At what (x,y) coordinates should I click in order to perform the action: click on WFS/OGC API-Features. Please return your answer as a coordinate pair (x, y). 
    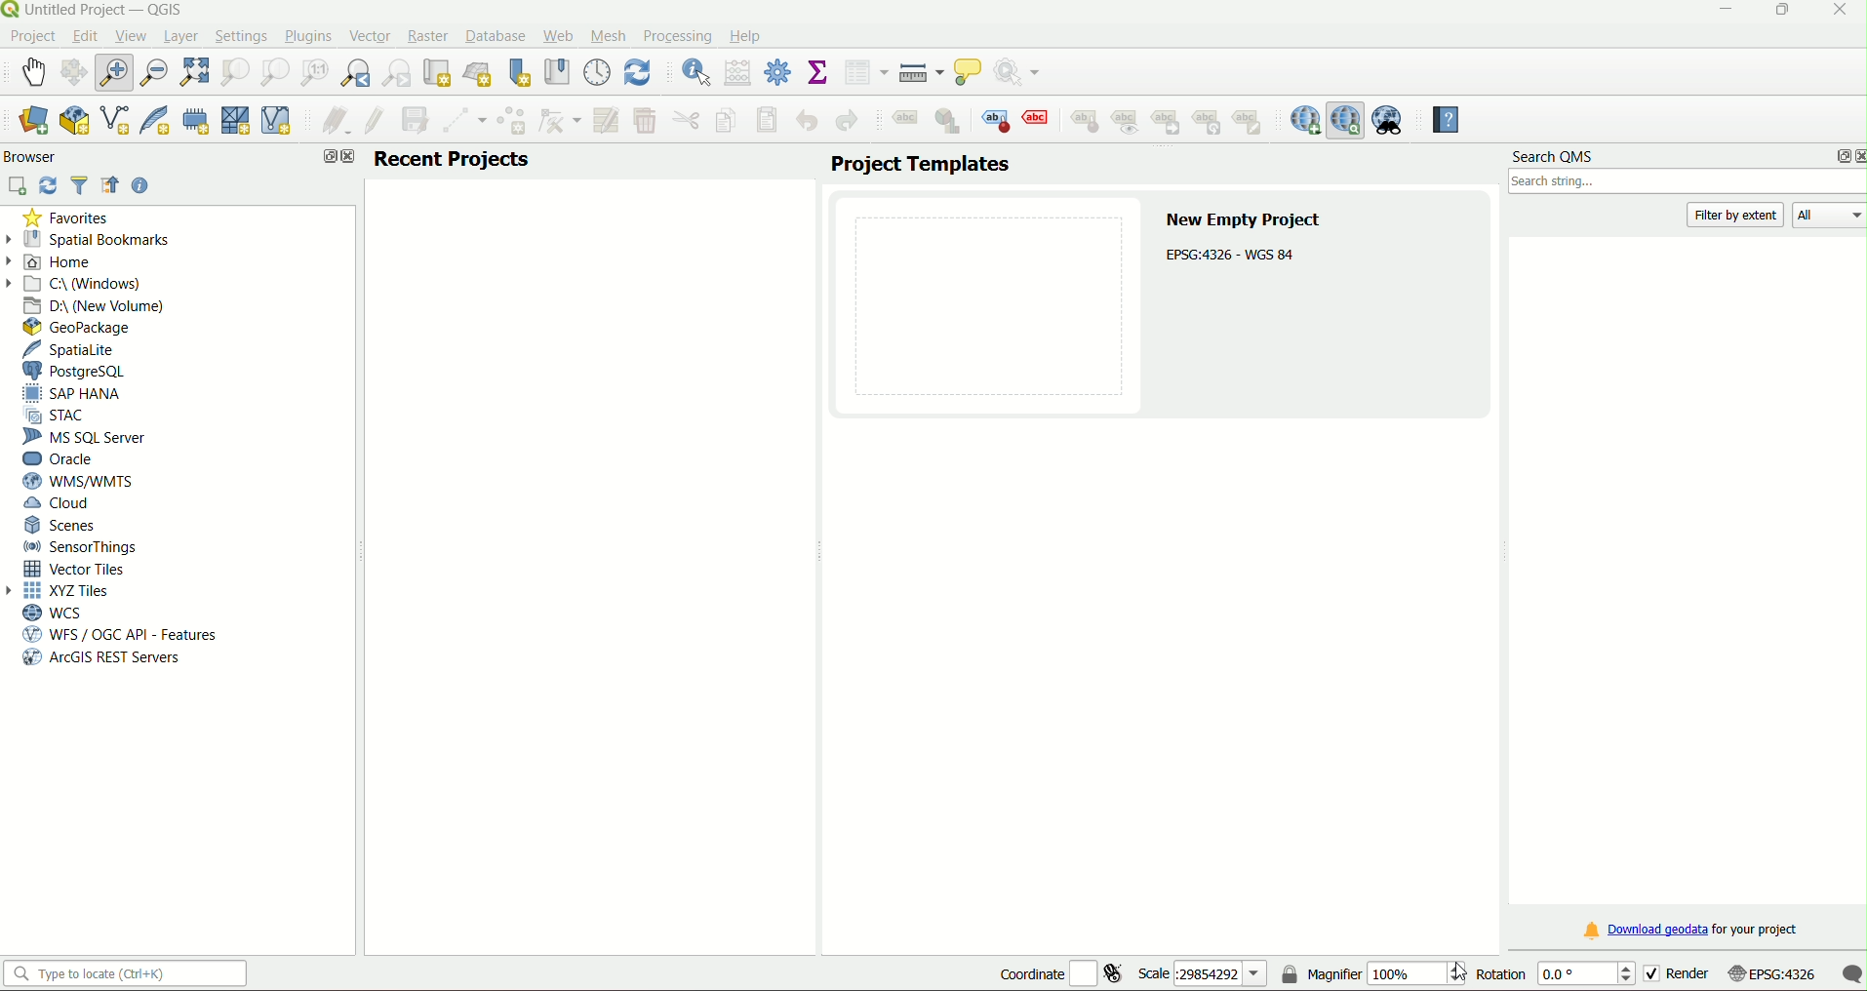
    Looking at the image, I should click on (120, 635).